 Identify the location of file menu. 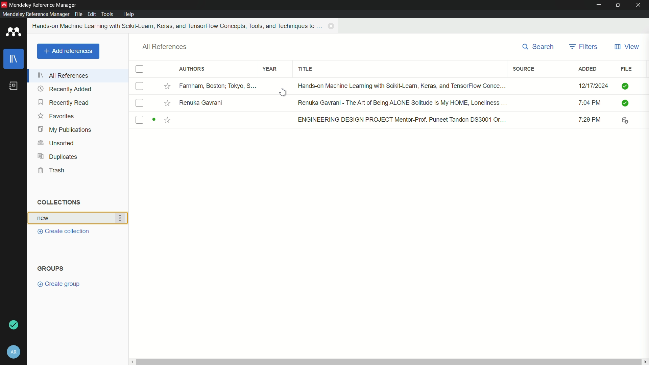
(78, 14).